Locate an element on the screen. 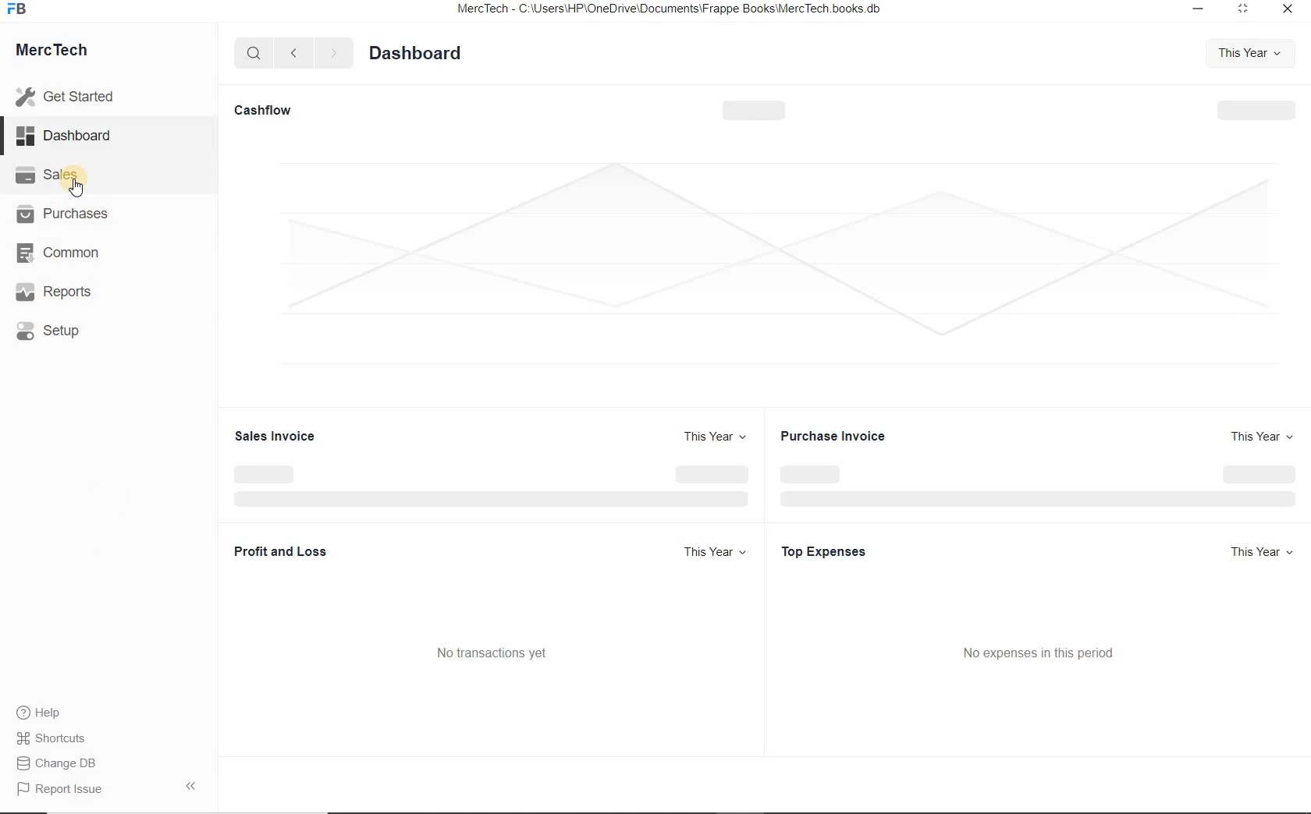 This screenshot has height=814, width=1311. Hide Sidebar is located at coordinates (190, 785).